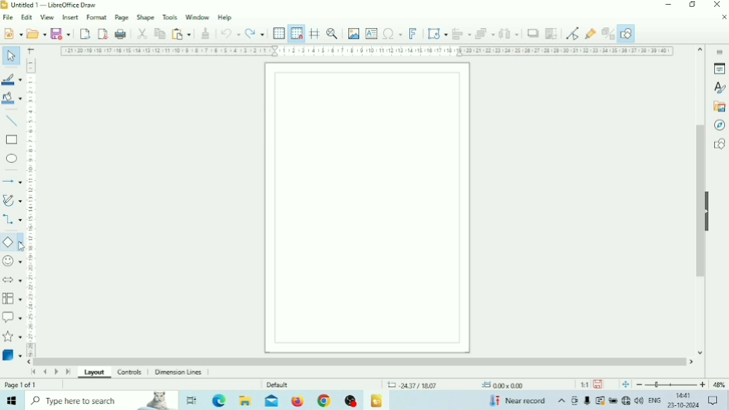 The width and height of the screenshot is (729, 410). Describe the element at coordinates (561, 401) in the screenshot. I see `Show hidden icons` at that location.